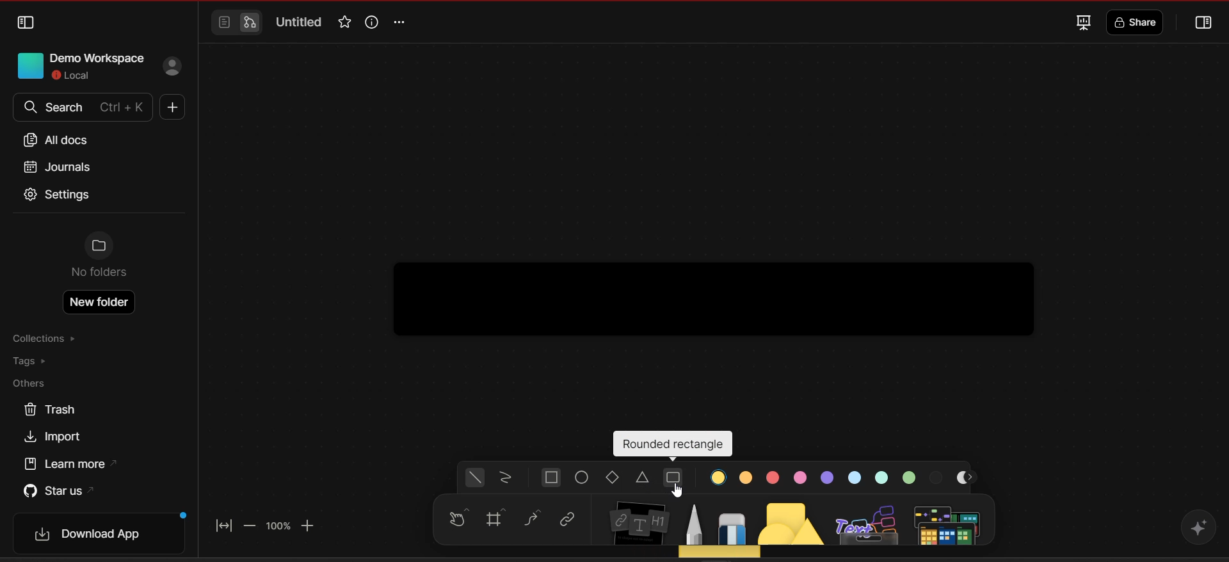 This screenshot has height=562, width=1229. I want to click on Demo workspace local, so click(76, 65).